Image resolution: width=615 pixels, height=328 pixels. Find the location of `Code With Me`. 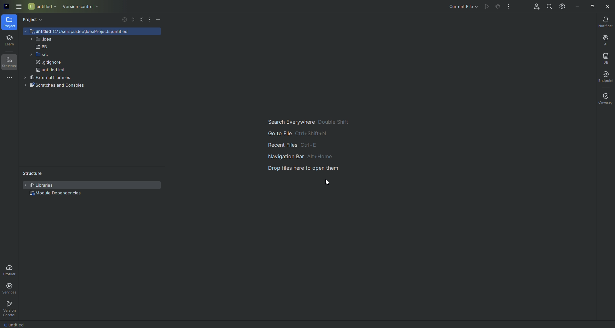

Code With Me is located at coordinates (533, 7).